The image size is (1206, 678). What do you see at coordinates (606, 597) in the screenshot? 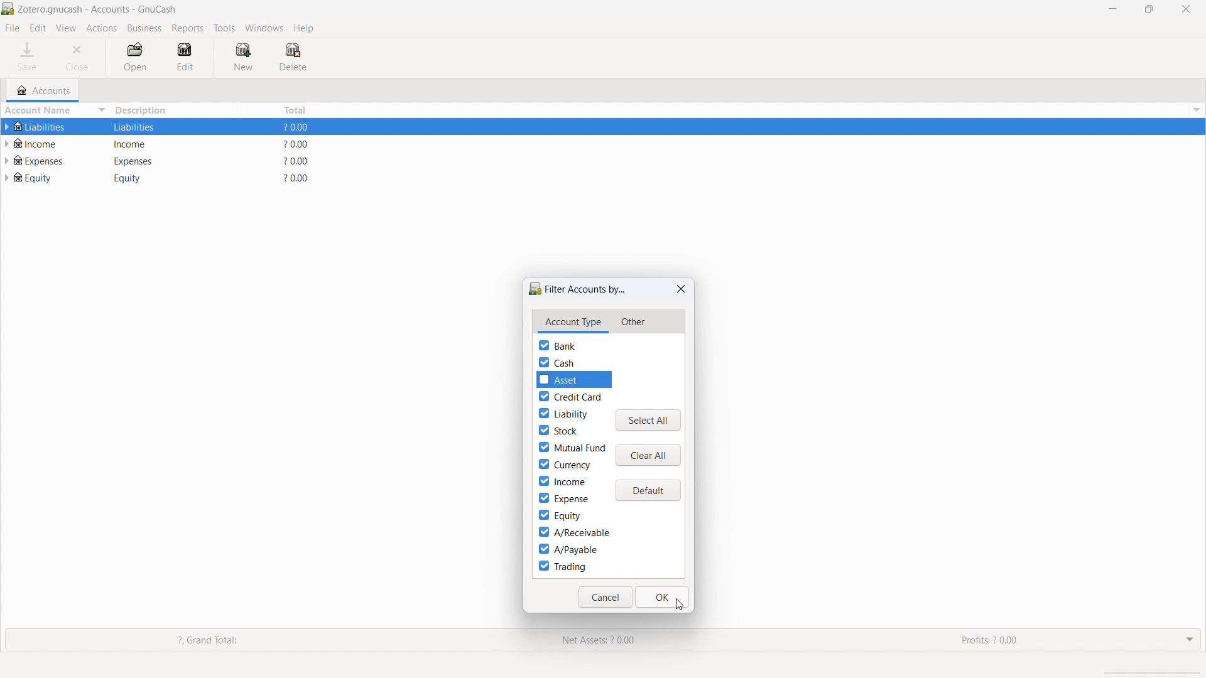
I see `cancel` at bounding box center [606, 597].